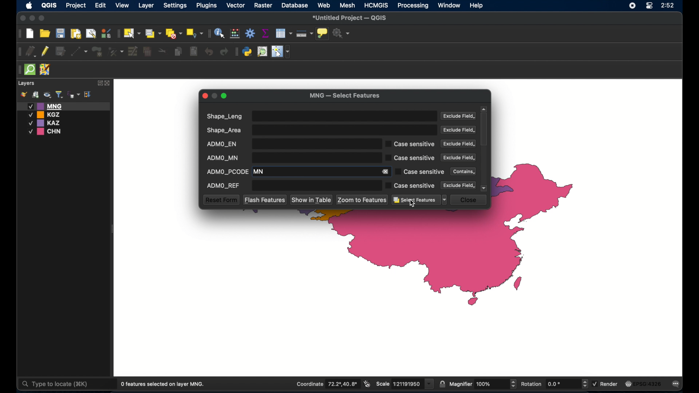  I want to click on ADMO_MN, so click(291, 158).